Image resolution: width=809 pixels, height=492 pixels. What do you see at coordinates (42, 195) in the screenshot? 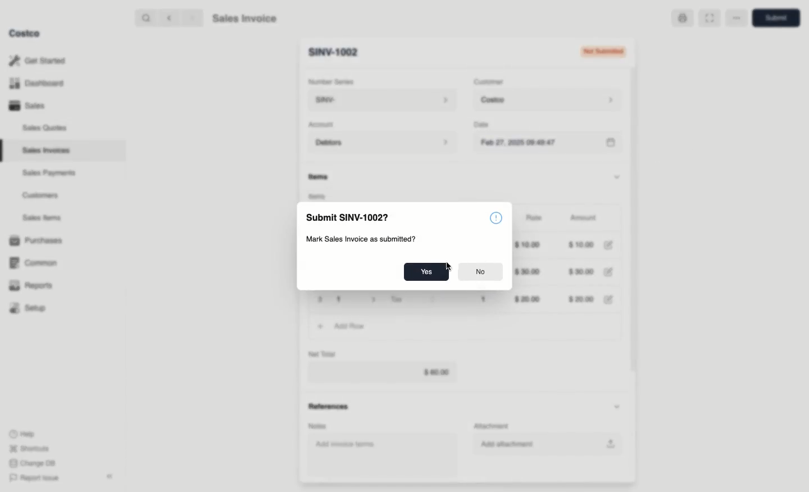
I see `Customers` at bounding box center [42, 195].